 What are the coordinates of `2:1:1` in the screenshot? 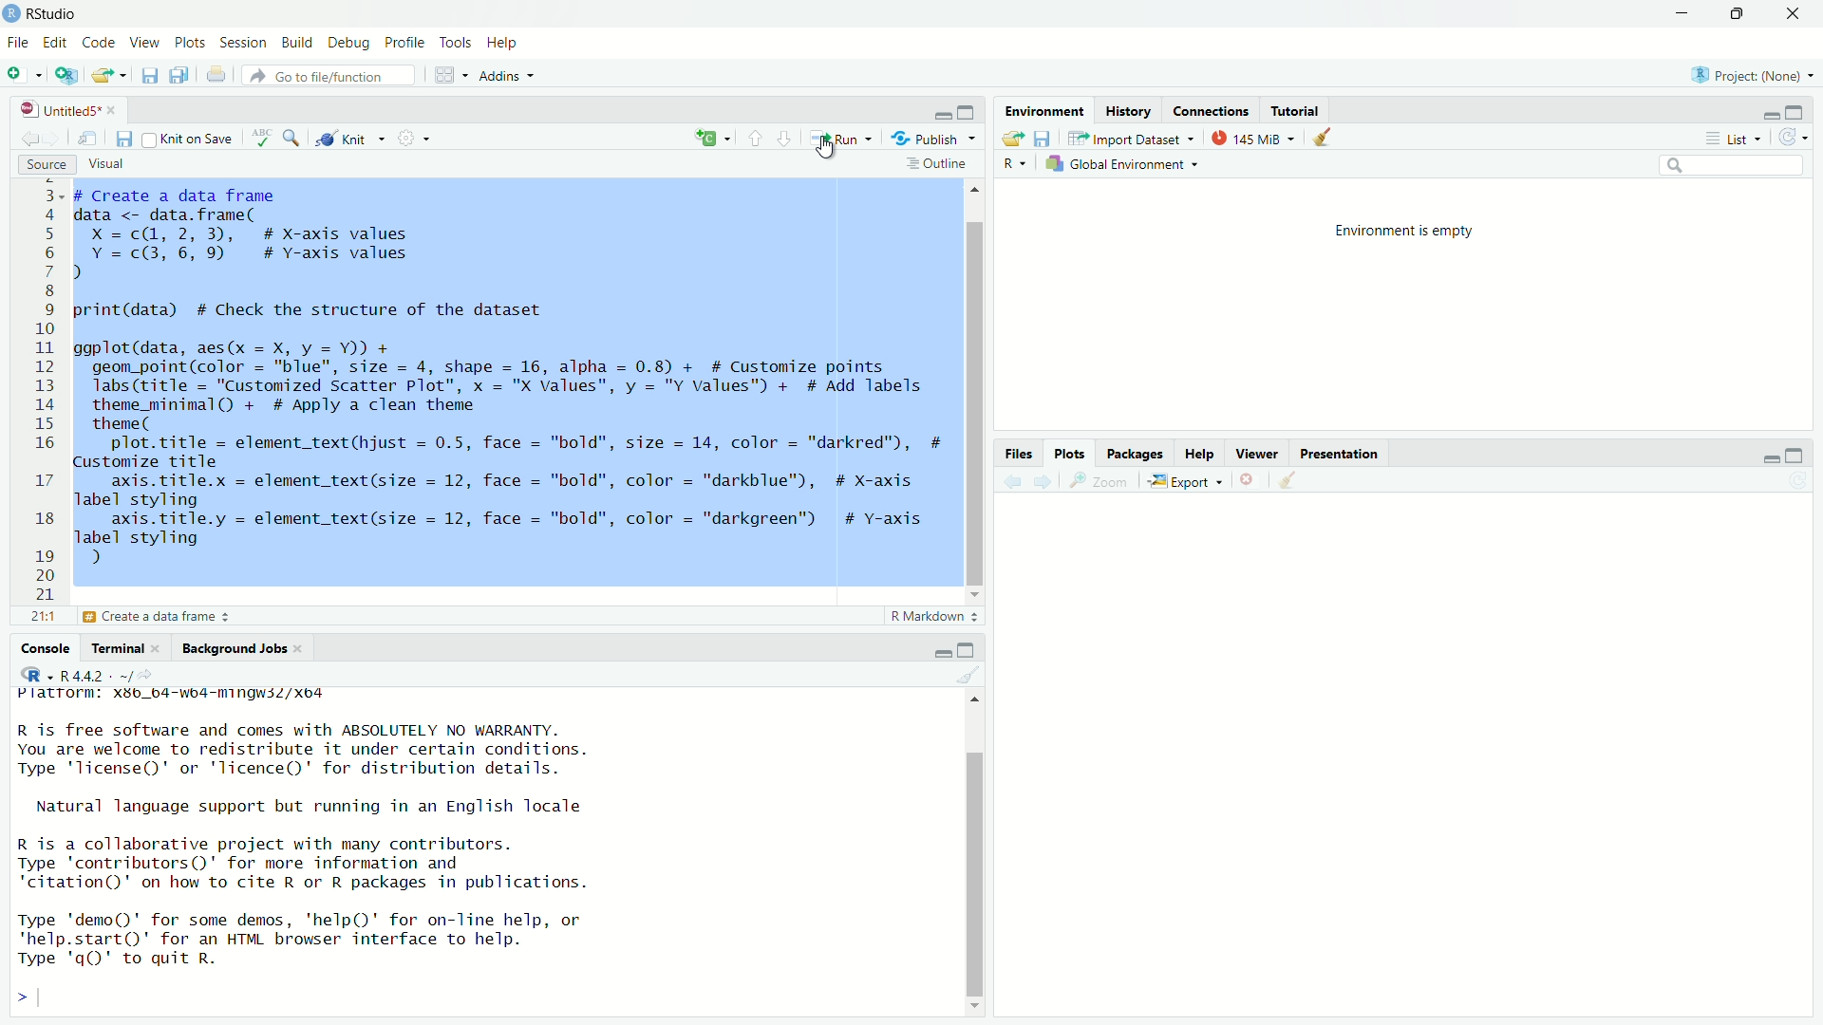 It's located at (39, 617).